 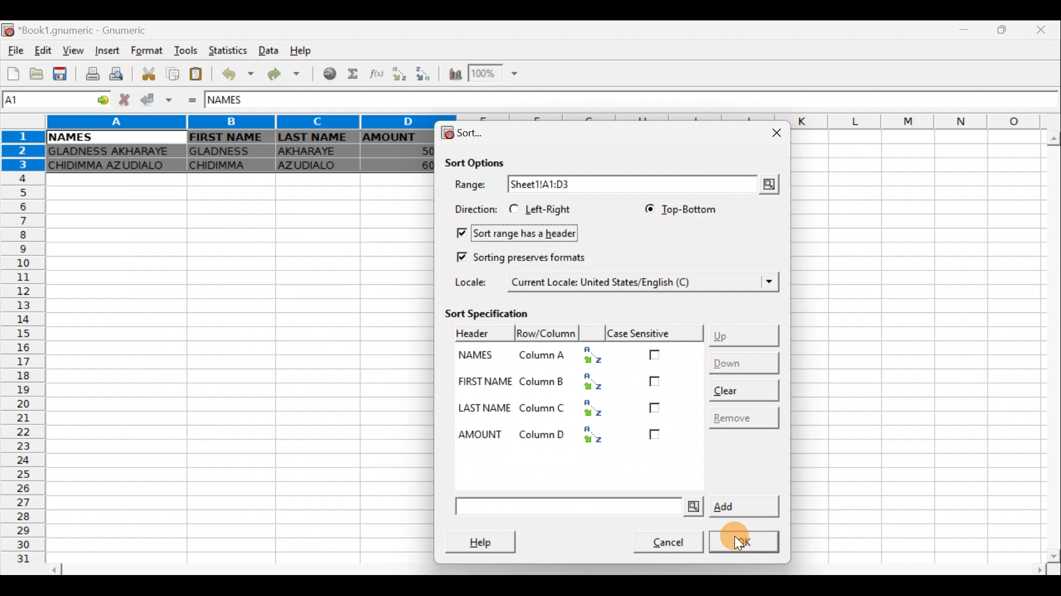 What do you see at coordinates (193, 102) in the screenshot?
I see `Enter formula` at bounding box center [193, 102].